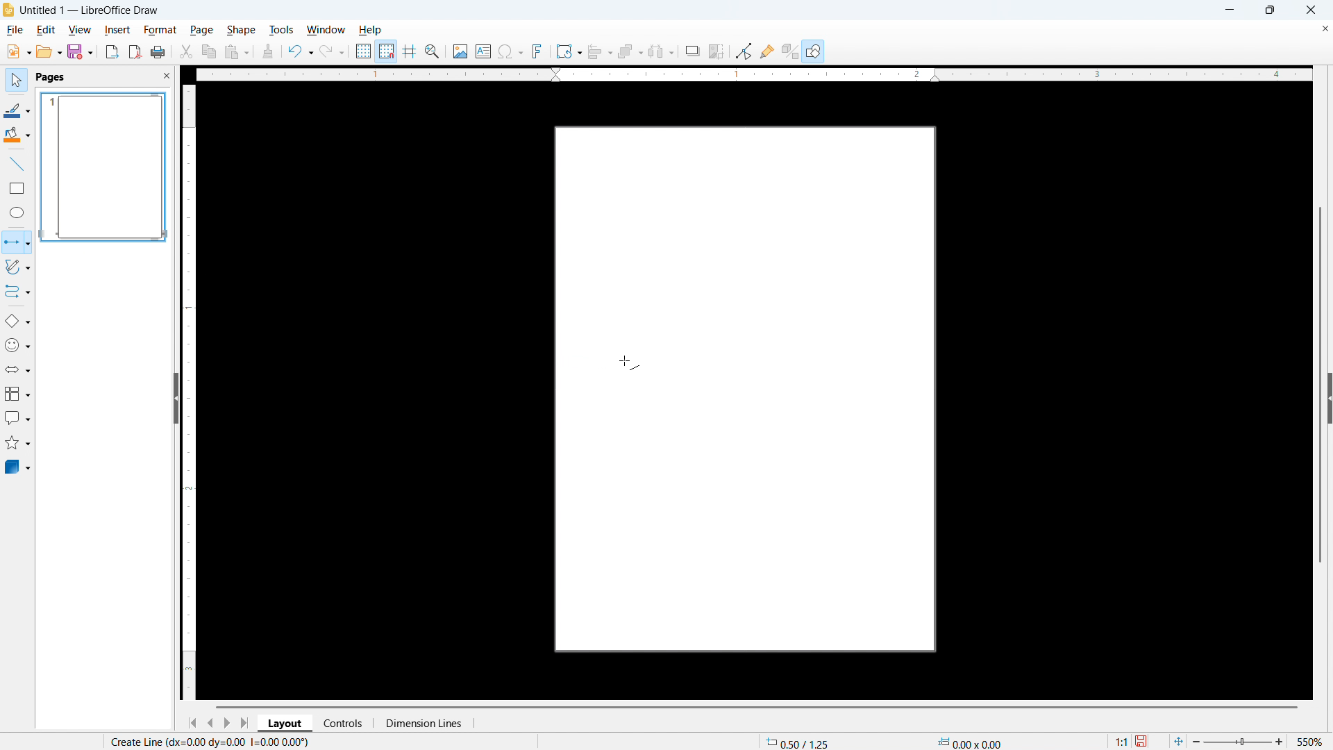 This screenshot has height=750, width=1333. Describe the element at coordinates (1177, 738) in the screenshot. I see `Fit to page ` at that location.